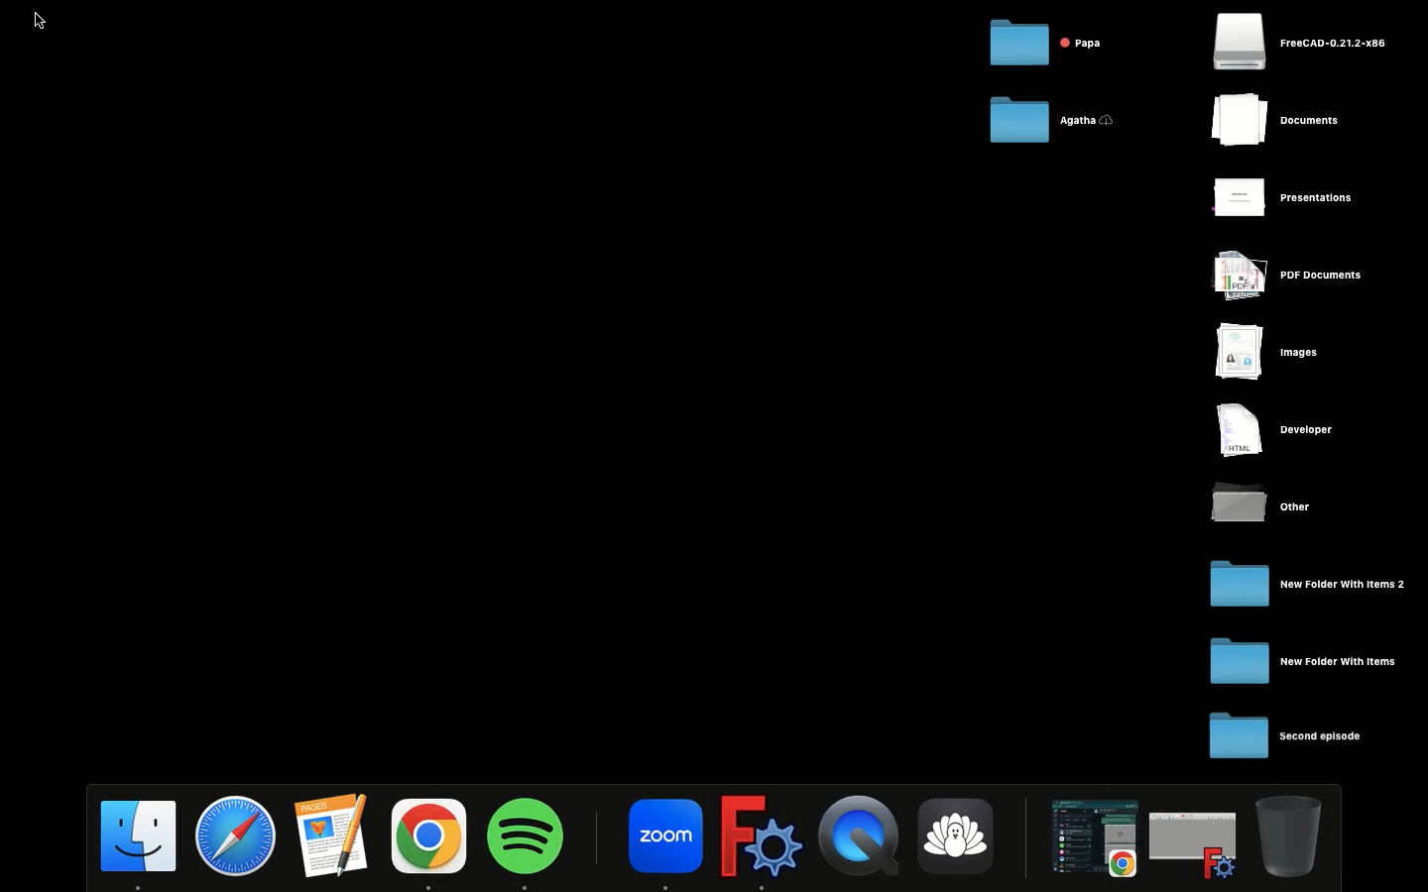  Describe the element at coordinates (41, 23) in the screenshot. I see `Cursor` at that location.